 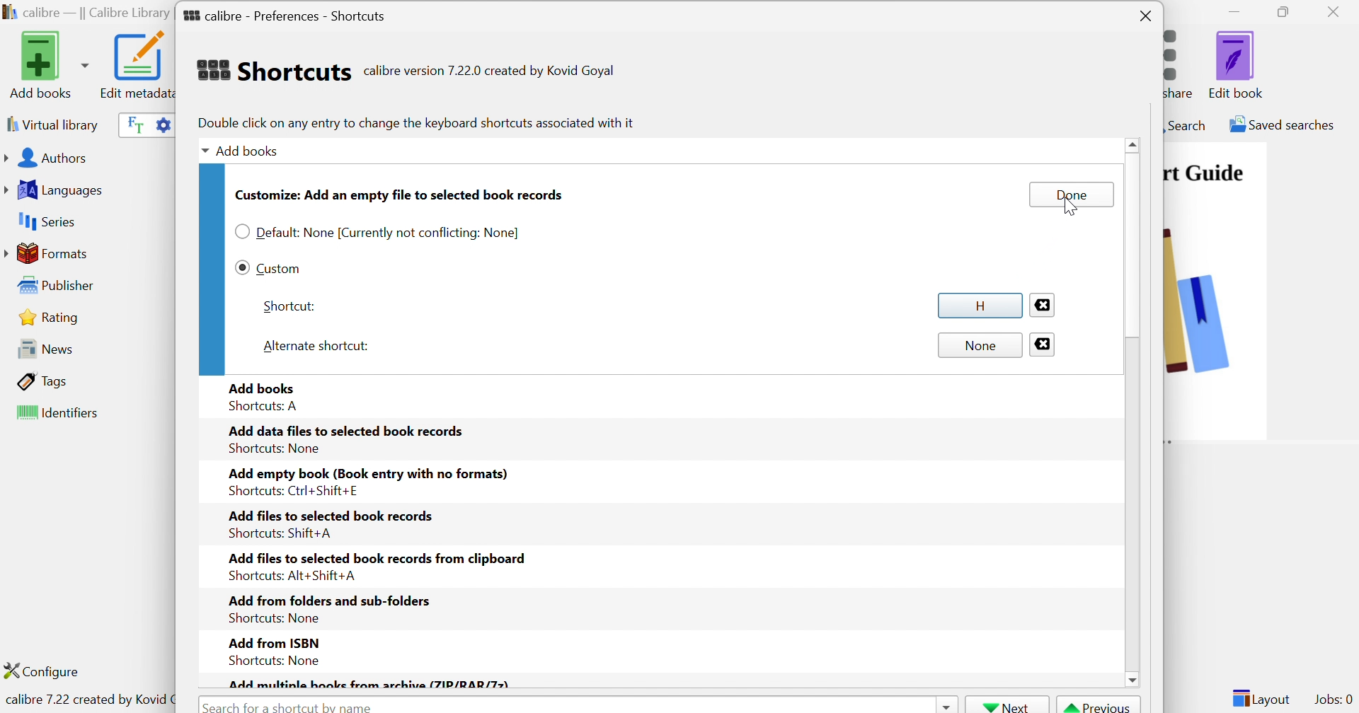 What do you see at coordinates (202, 152) in the screenshot?
I see `Drop Down` at bounding box center [202, 152].